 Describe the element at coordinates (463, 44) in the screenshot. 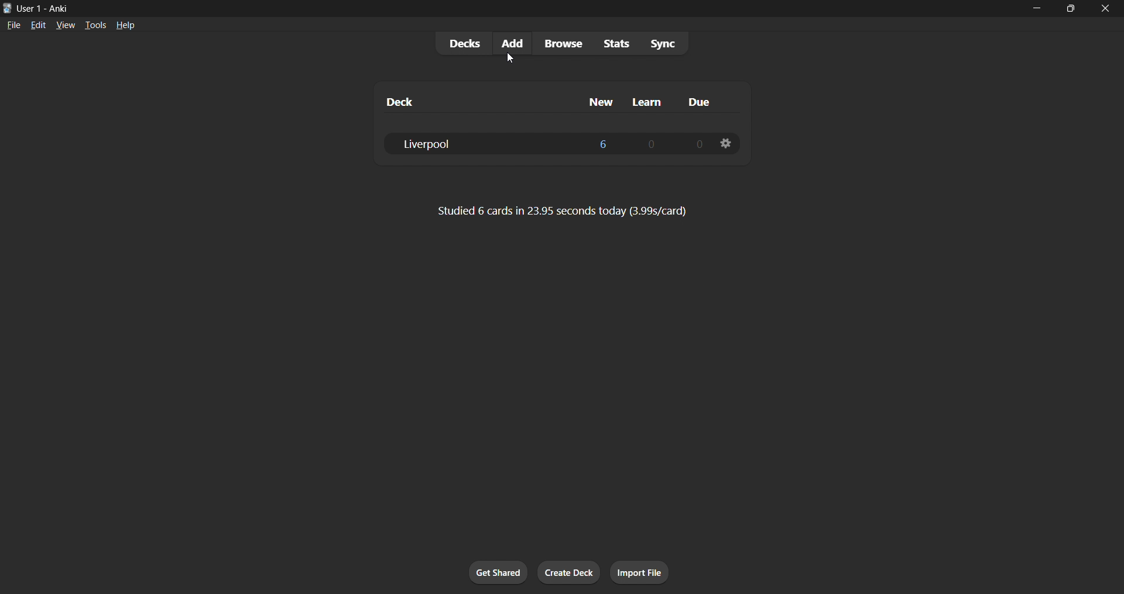

I see `decks` at that location.